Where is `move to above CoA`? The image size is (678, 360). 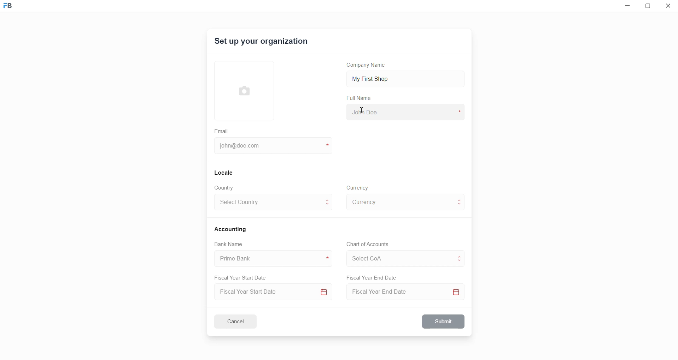
move to above CoA is located at coordinates (461, 256).